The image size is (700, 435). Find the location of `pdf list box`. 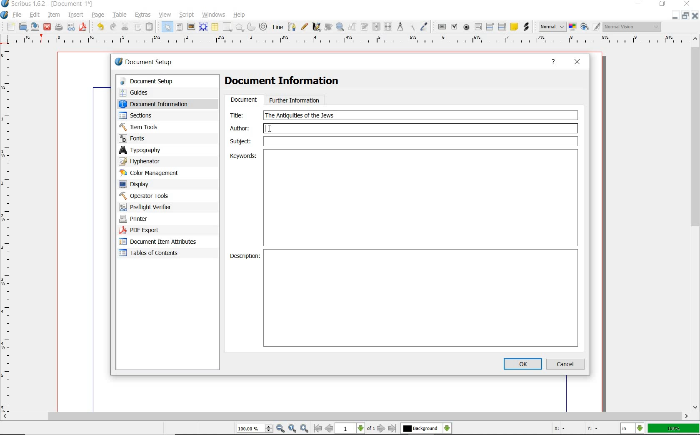

pdf list box is located at coordinates (502, 27).